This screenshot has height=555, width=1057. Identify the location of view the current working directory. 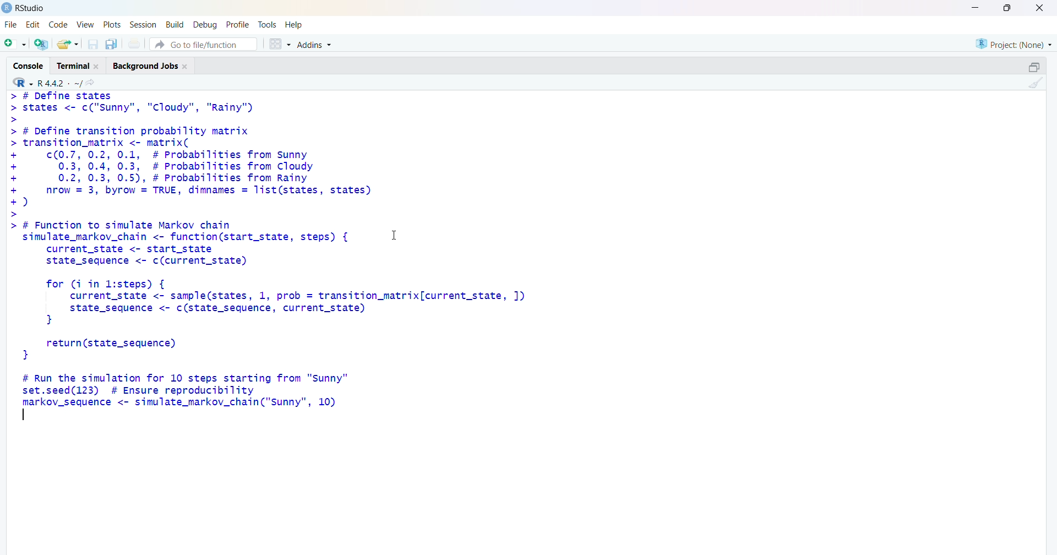
(94, 83).